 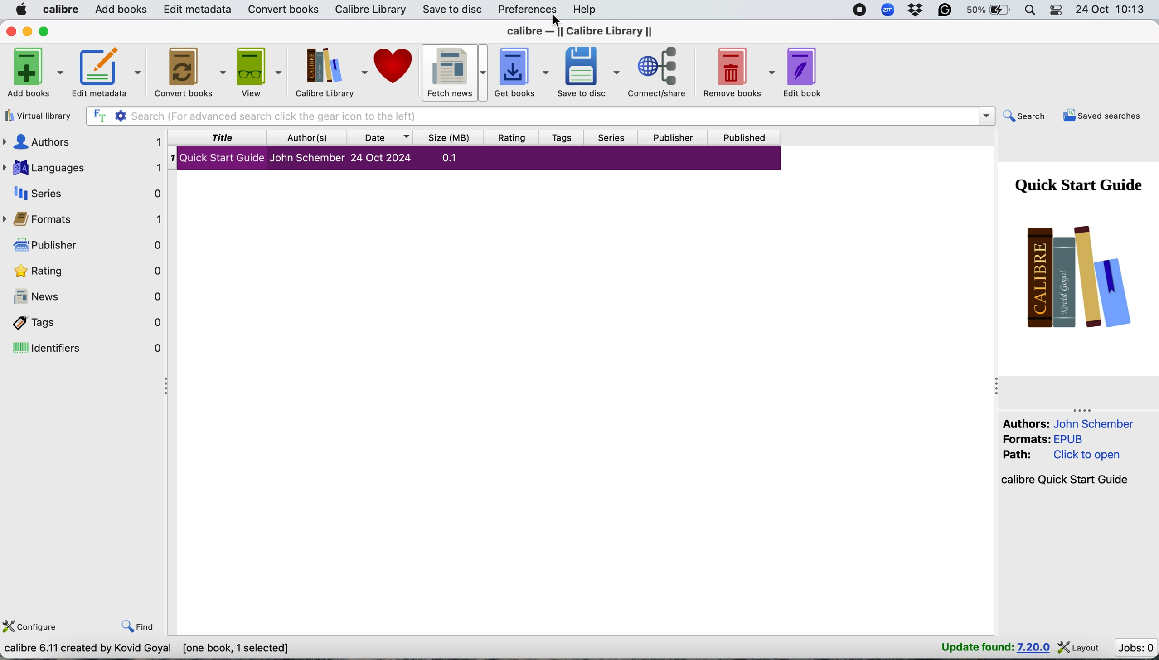 What do you see at coordinates (529, 8) in the screenshot?
I see `preferences` at bounding box center [529, 8].